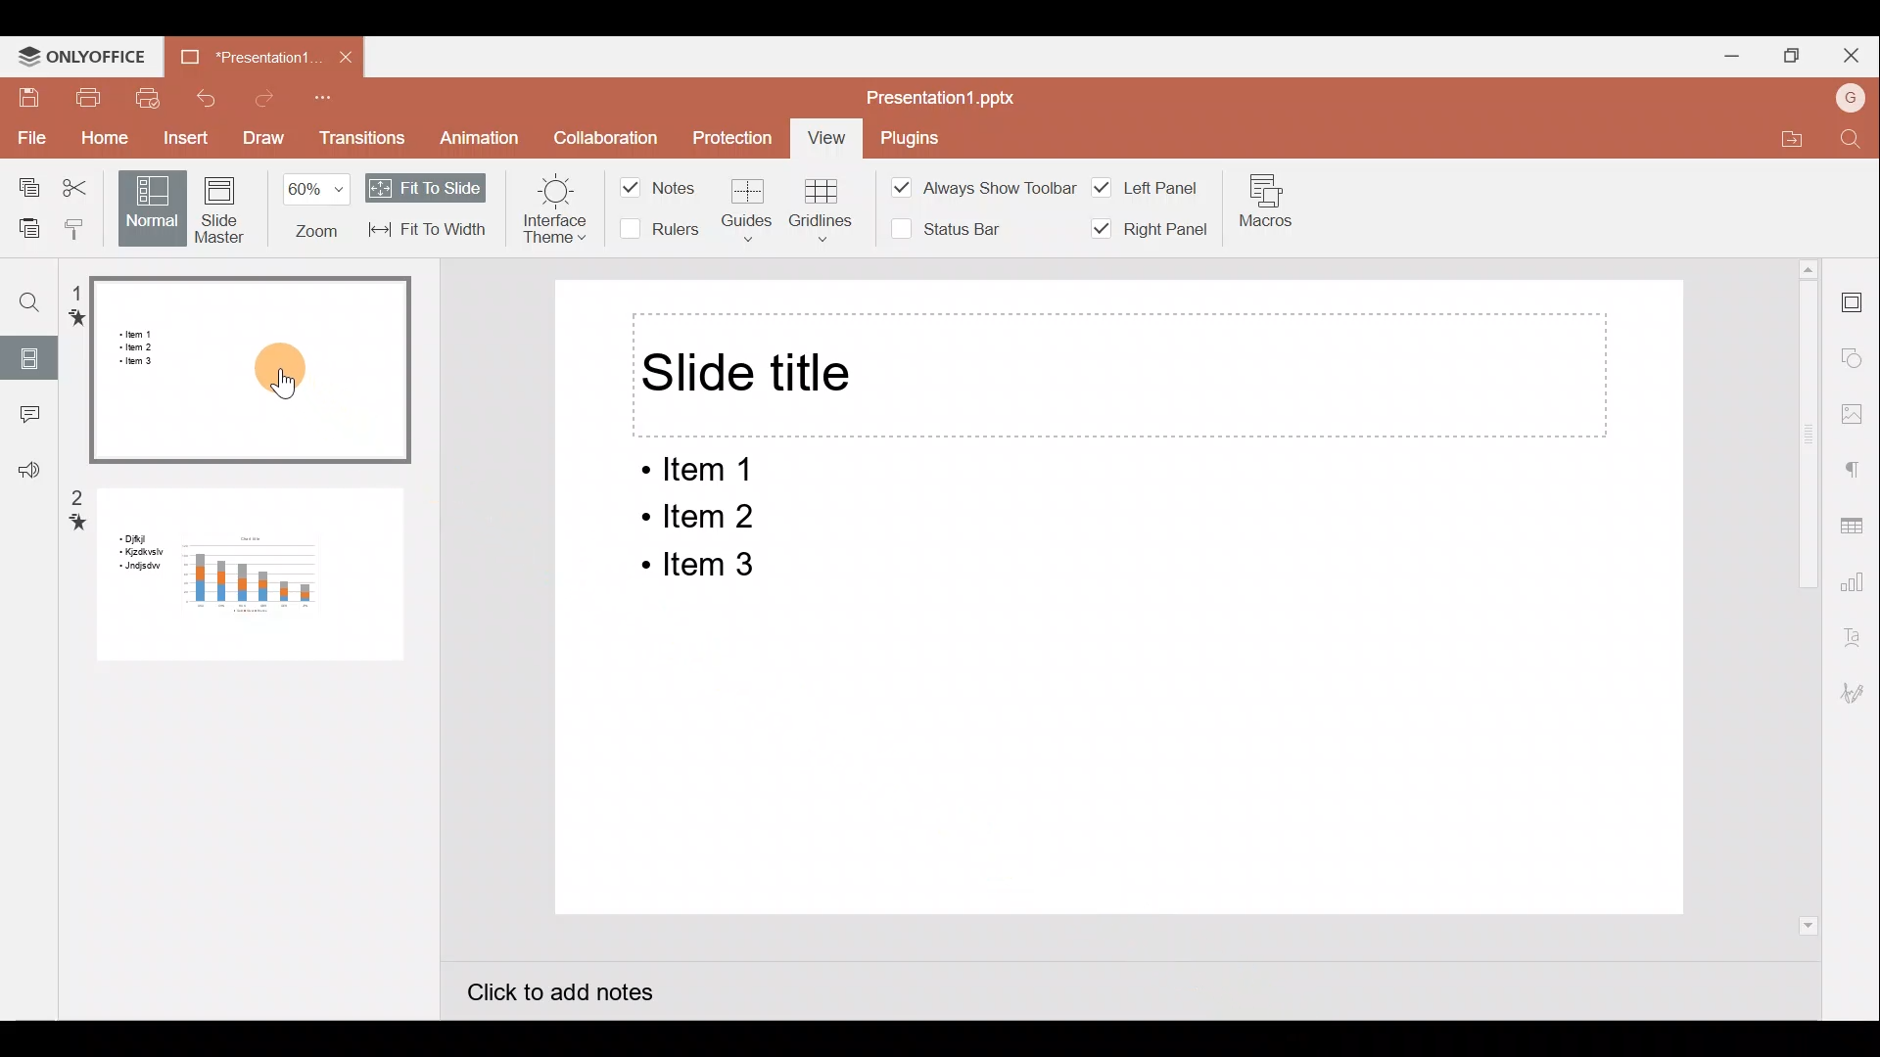  What do you see at coordinates (76, 96) in the screenshot?
I see `Print file` at bounding box center [76, 96].